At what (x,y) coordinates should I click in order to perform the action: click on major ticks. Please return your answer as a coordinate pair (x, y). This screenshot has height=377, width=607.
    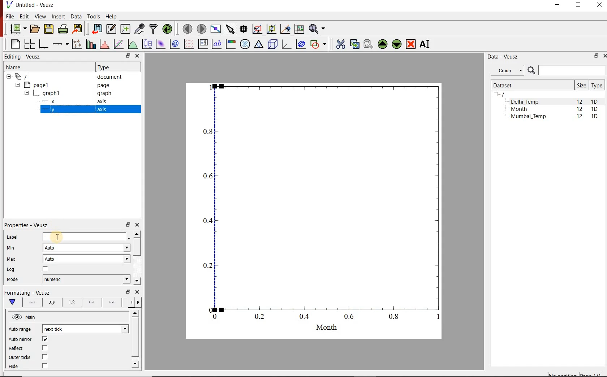
    Looking at the image, I should click on (91, 302).